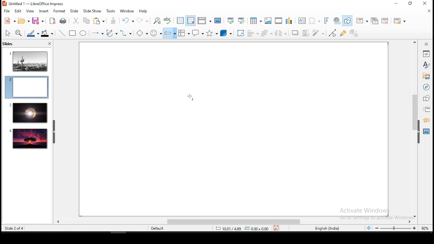 Image resolution: width=434 pixels, height=244 pixels. What do you see at coordinates (281, 33) in the screenshot?
I see `distribute` at bounding box center [281, 33].